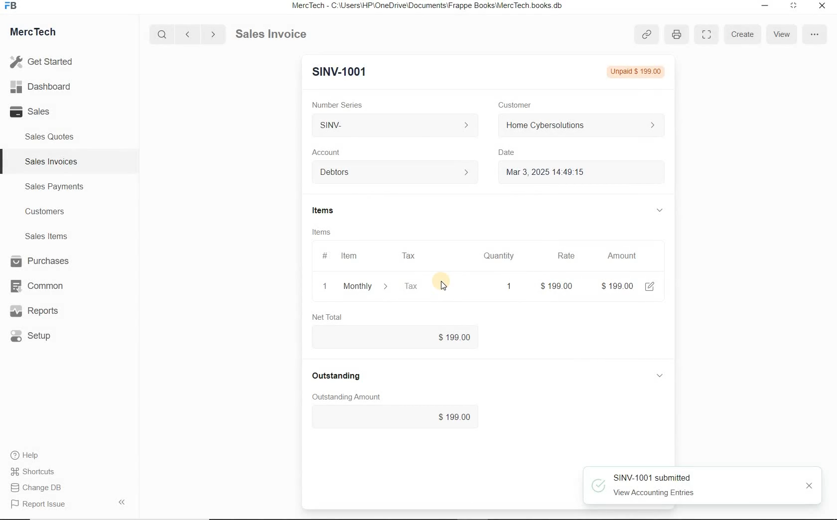  Describe the element at coordinates (614, 285) in the screenshot. I see `amount: $199.00` at that location.